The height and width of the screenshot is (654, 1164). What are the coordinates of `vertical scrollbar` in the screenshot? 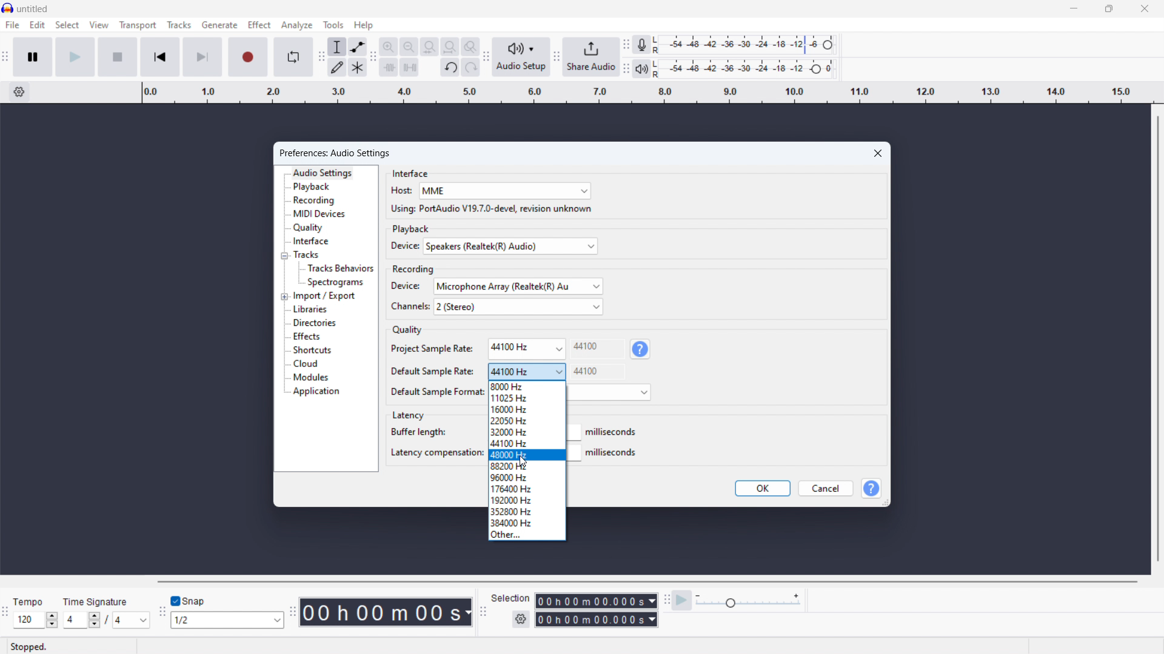 It's located at (1159, 337).